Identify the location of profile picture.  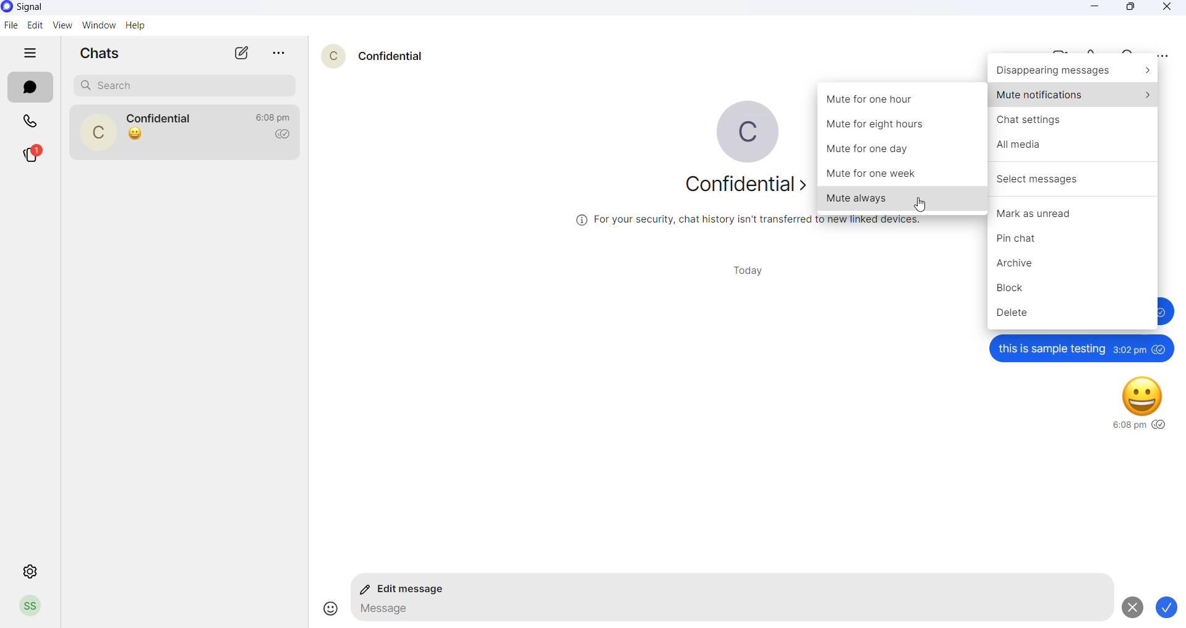
(327, 54).